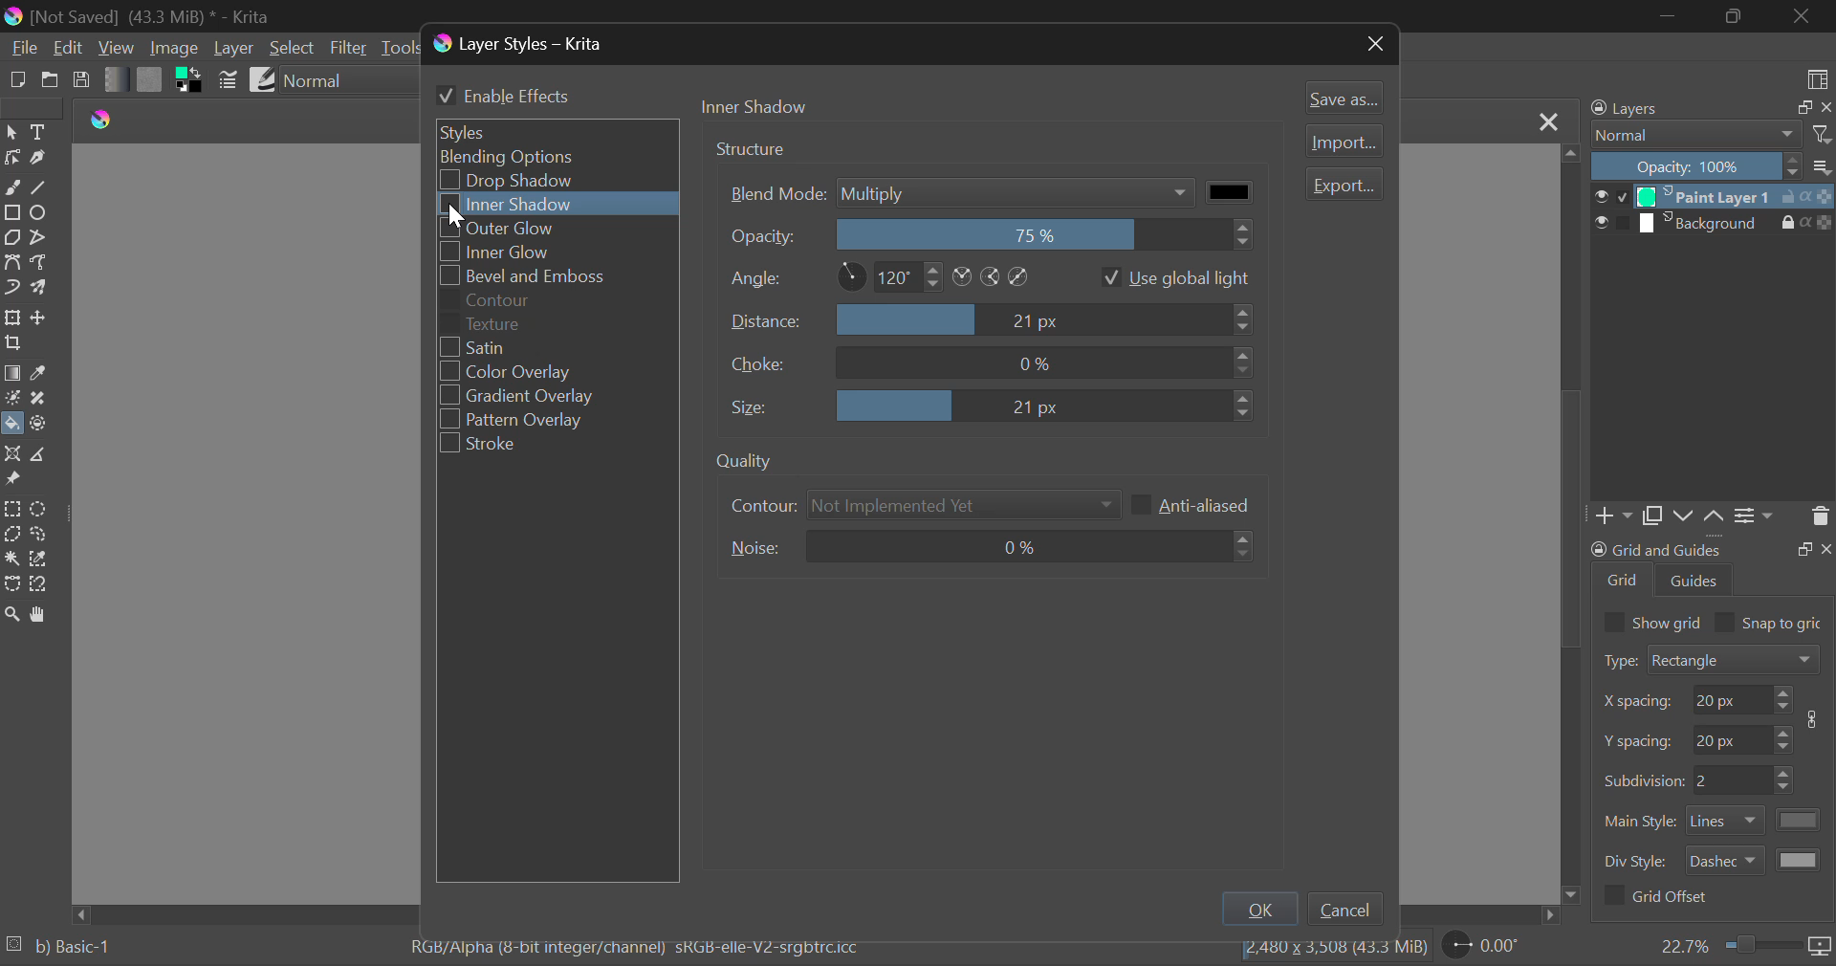 This screenshot has height=966, width=1836. What do you see at coordinates (1257, 911) in the screenshot?
I see `OK` at bounding box center [1257, 911].